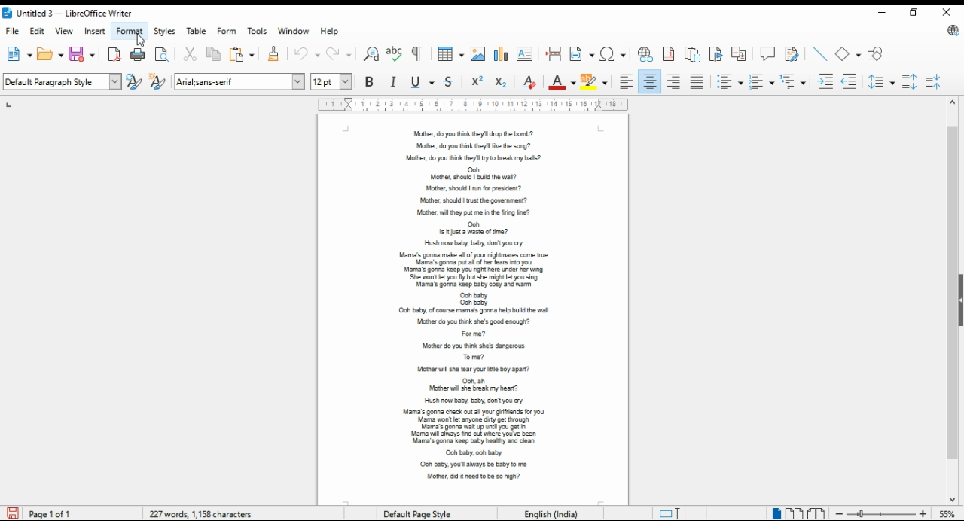  I want to click on page style, so click(413, 512).